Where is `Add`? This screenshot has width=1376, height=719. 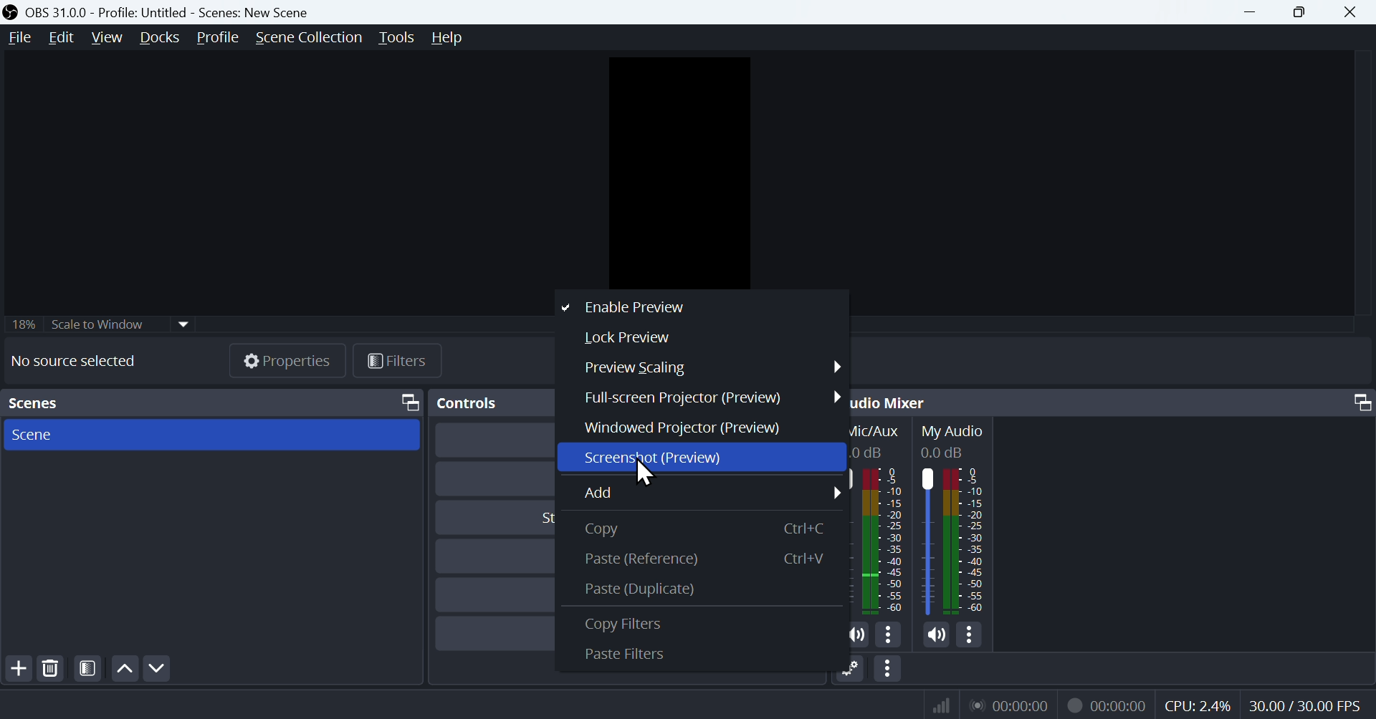 Add is located at coordinates (16, 667).